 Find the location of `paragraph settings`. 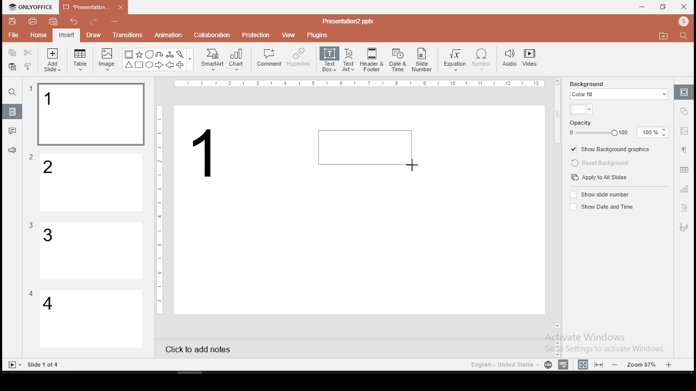

paragraph settings is located at coordinates (683, 149).